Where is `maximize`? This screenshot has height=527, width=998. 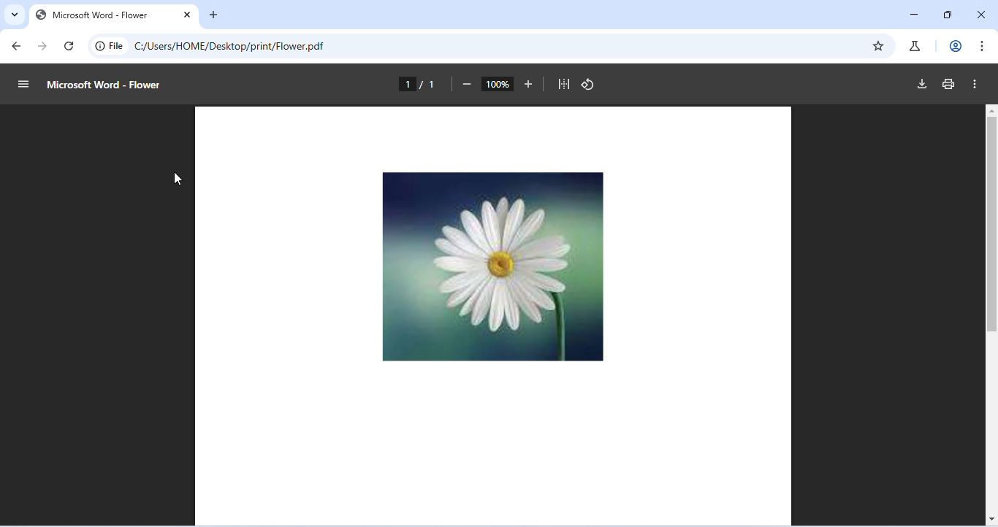 maximize is located at coordinates (948, 14).